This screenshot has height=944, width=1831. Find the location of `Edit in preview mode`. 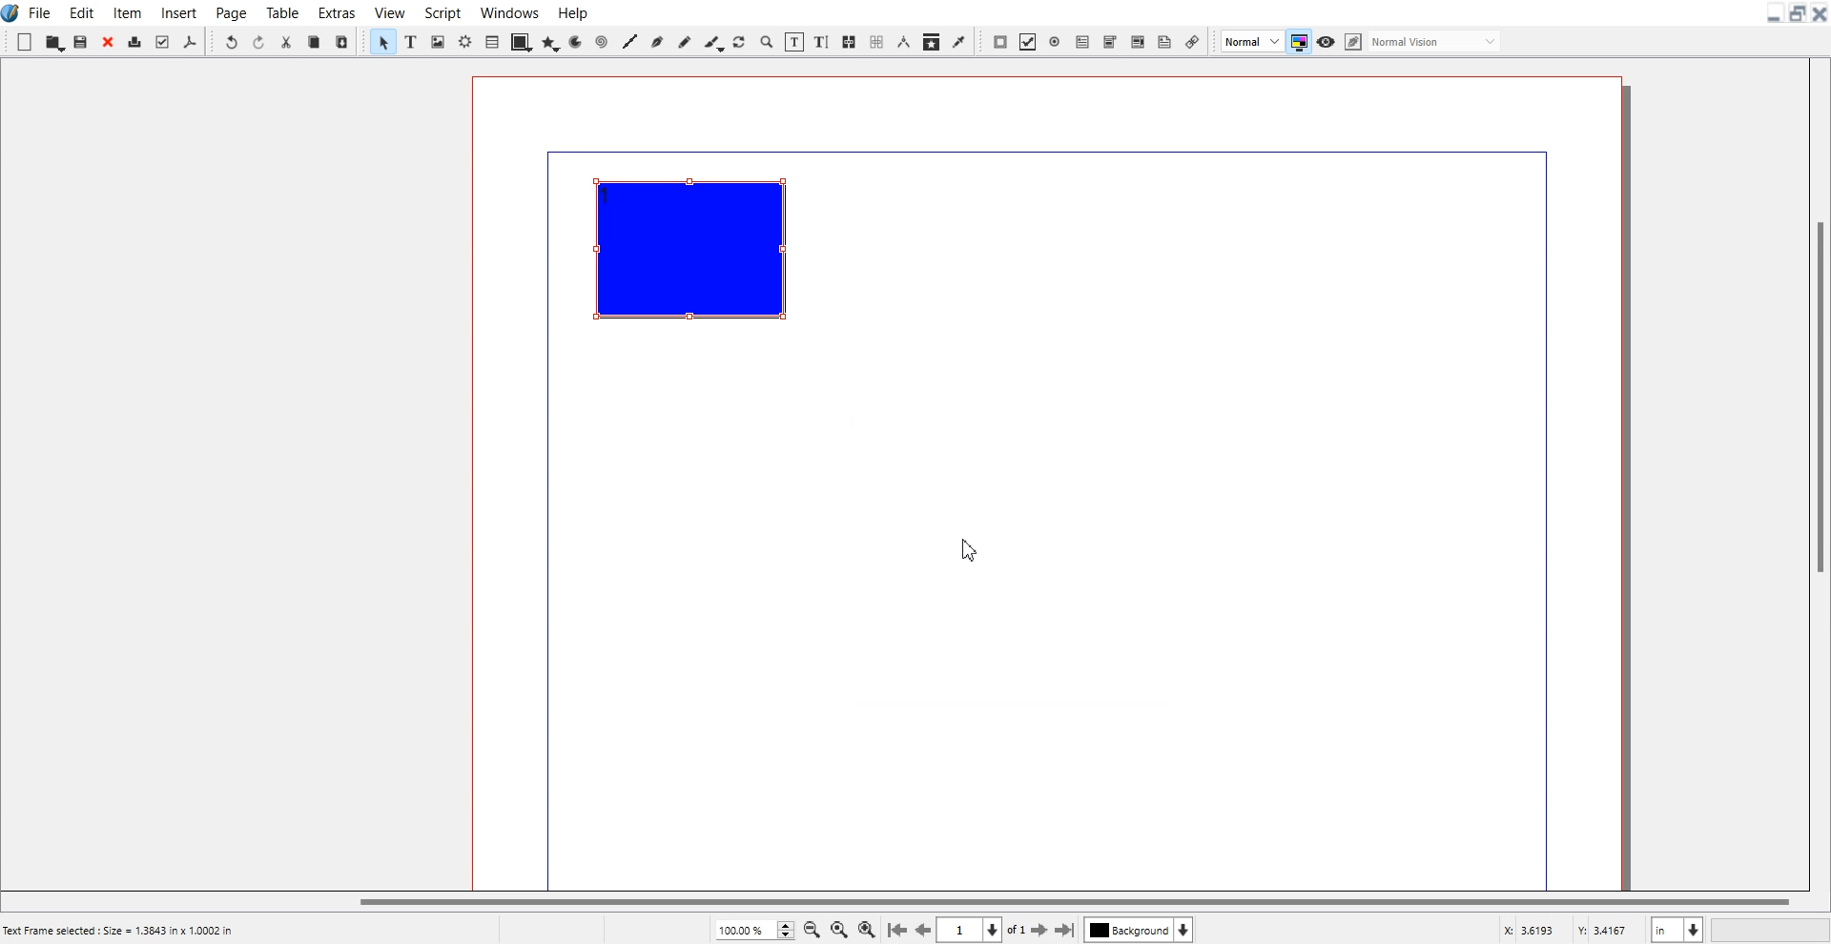

Edit in preview mode is located at coordinates (1424, 40).